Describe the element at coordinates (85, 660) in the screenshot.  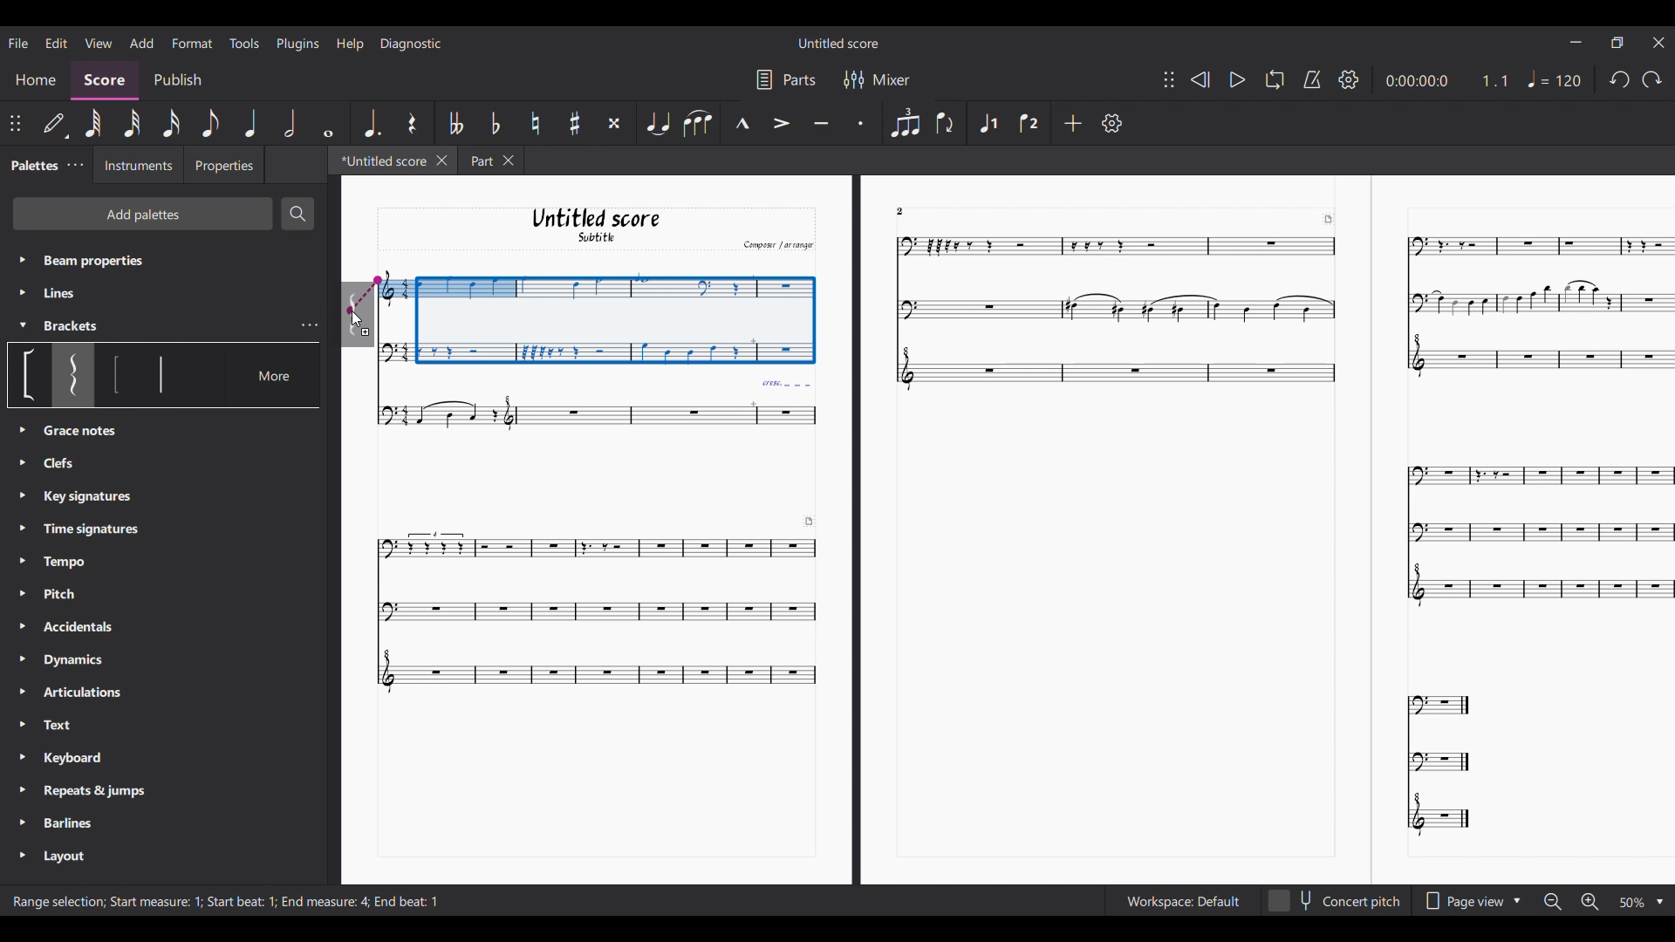
I see `Dynamics` at that location.